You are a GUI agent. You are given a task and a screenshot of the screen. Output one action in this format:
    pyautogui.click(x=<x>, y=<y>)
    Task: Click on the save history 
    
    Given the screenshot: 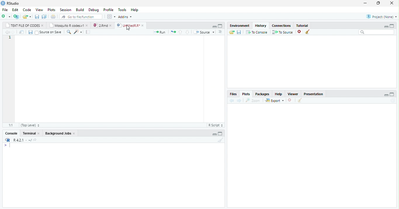 What is the action you would take?
    pyautogui.click(x=239, y=32)
    